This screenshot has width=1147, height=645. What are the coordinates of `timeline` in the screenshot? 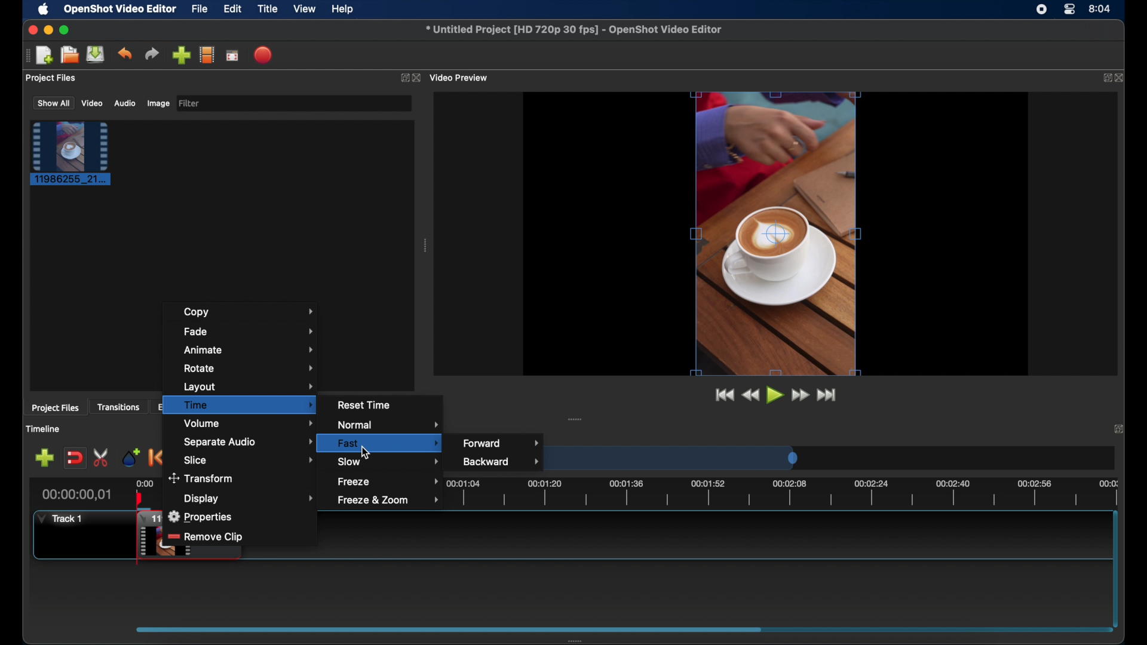 It's located at (44, 429).